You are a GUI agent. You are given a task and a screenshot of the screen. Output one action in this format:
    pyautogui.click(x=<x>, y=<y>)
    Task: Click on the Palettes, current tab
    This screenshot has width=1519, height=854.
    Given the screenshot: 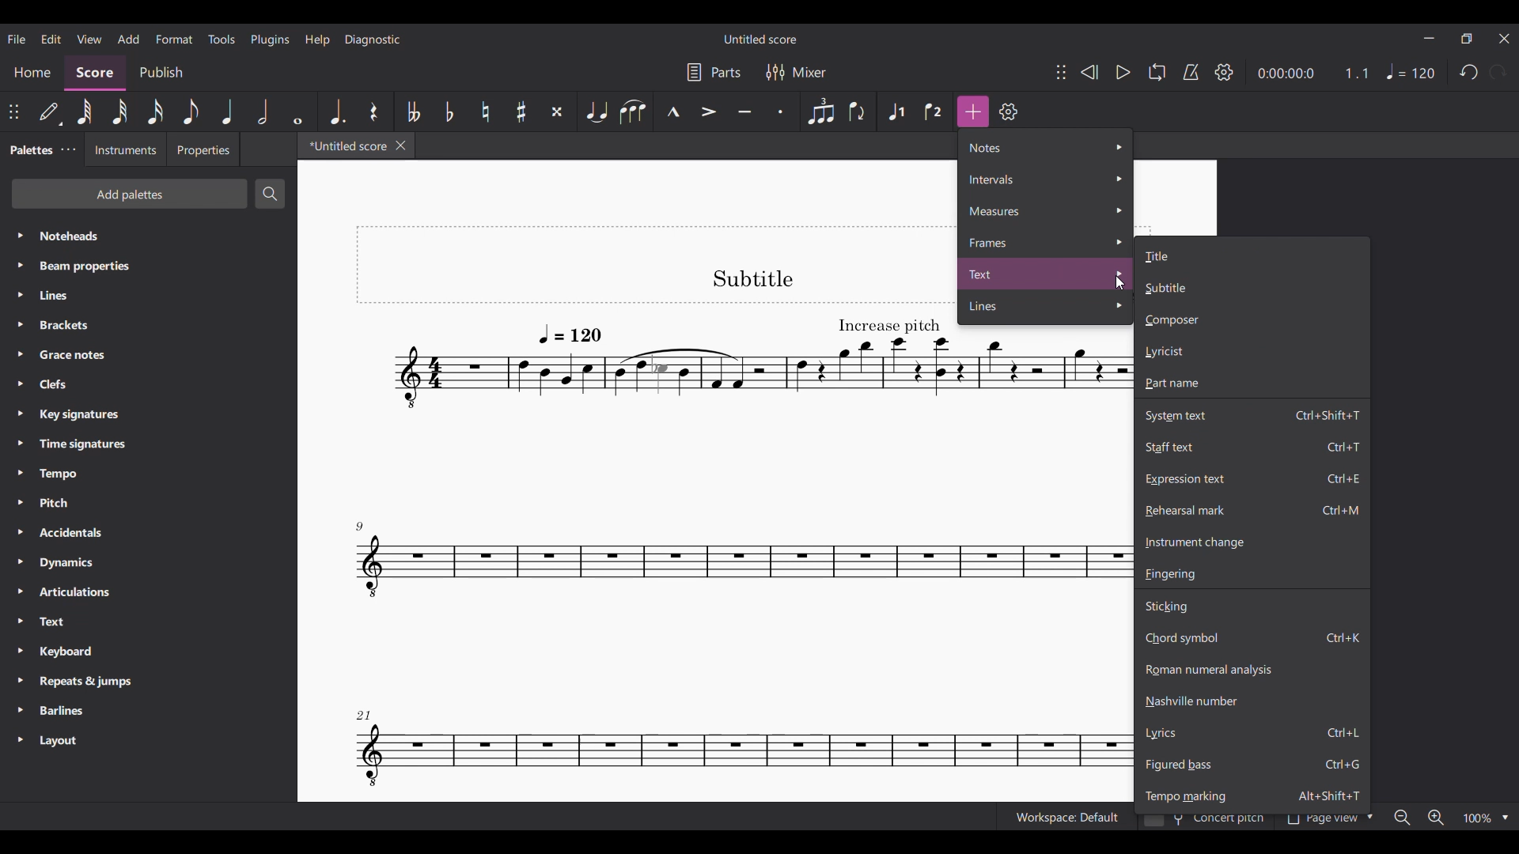 What is the action you would take?
    pyautogui.click(x=30, y=150)
    